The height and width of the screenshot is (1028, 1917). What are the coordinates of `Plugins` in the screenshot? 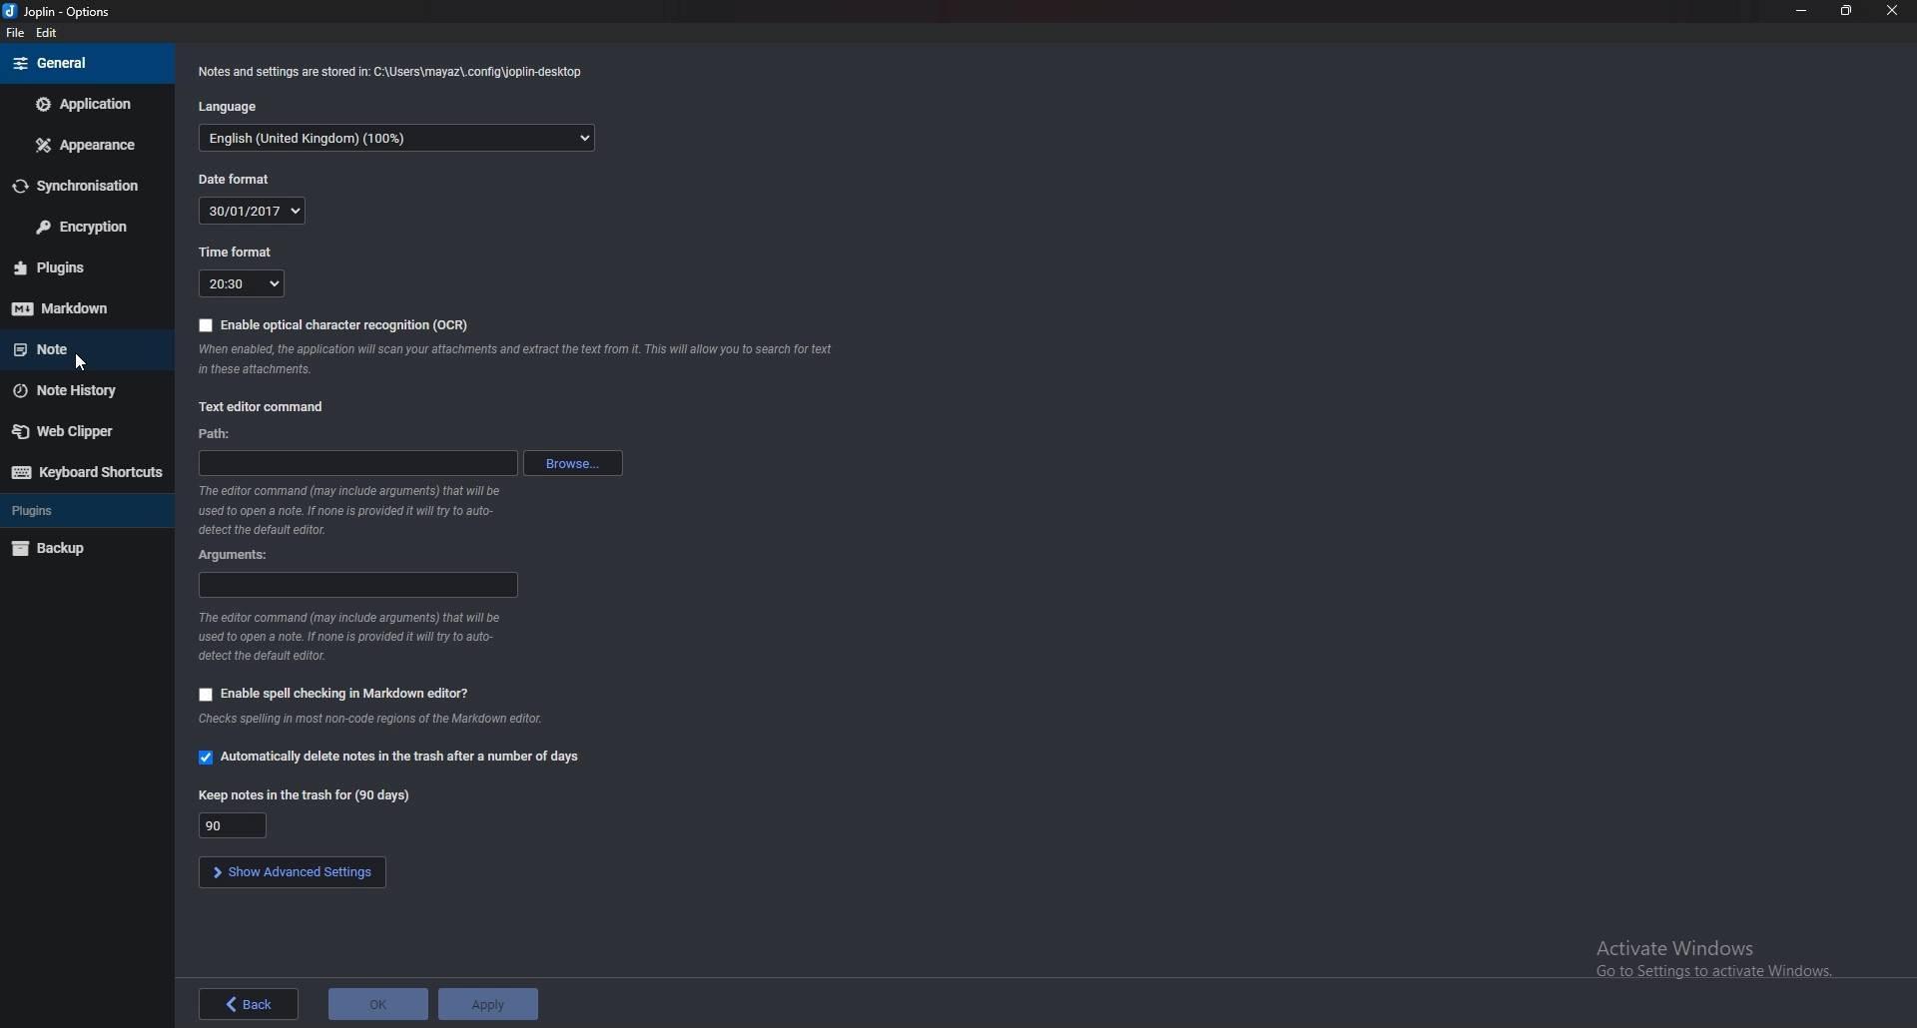 It's located at (79, 510).